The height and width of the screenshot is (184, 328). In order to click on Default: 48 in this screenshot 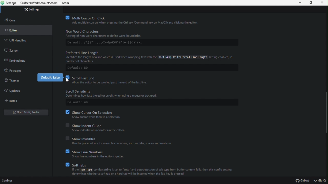, I will do `click(78, 102)`.